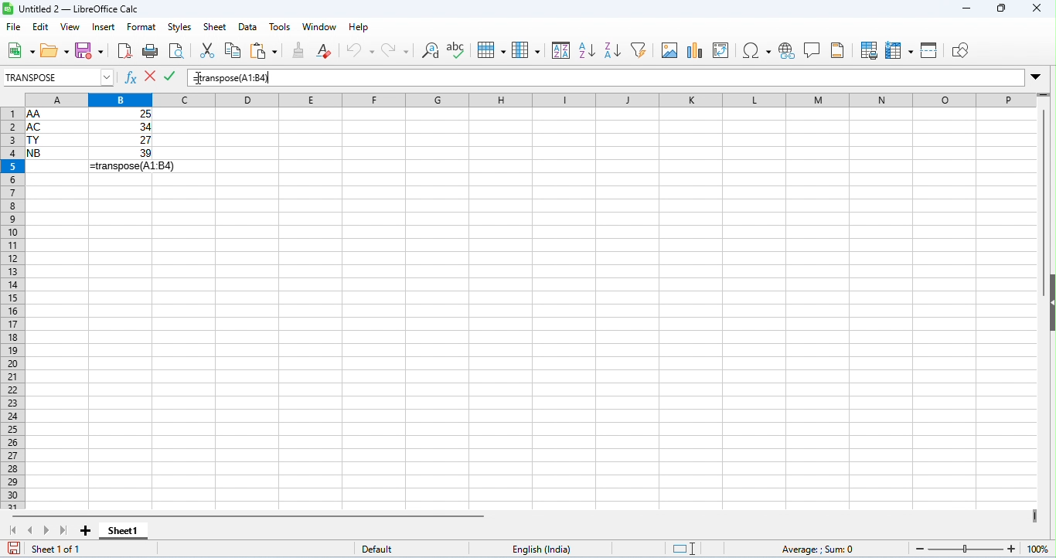 The width and height of the screenshot is (1056, 558). Describe the element at coordinates (686, 549) in the screenshot. I see `standard selection` at that location.